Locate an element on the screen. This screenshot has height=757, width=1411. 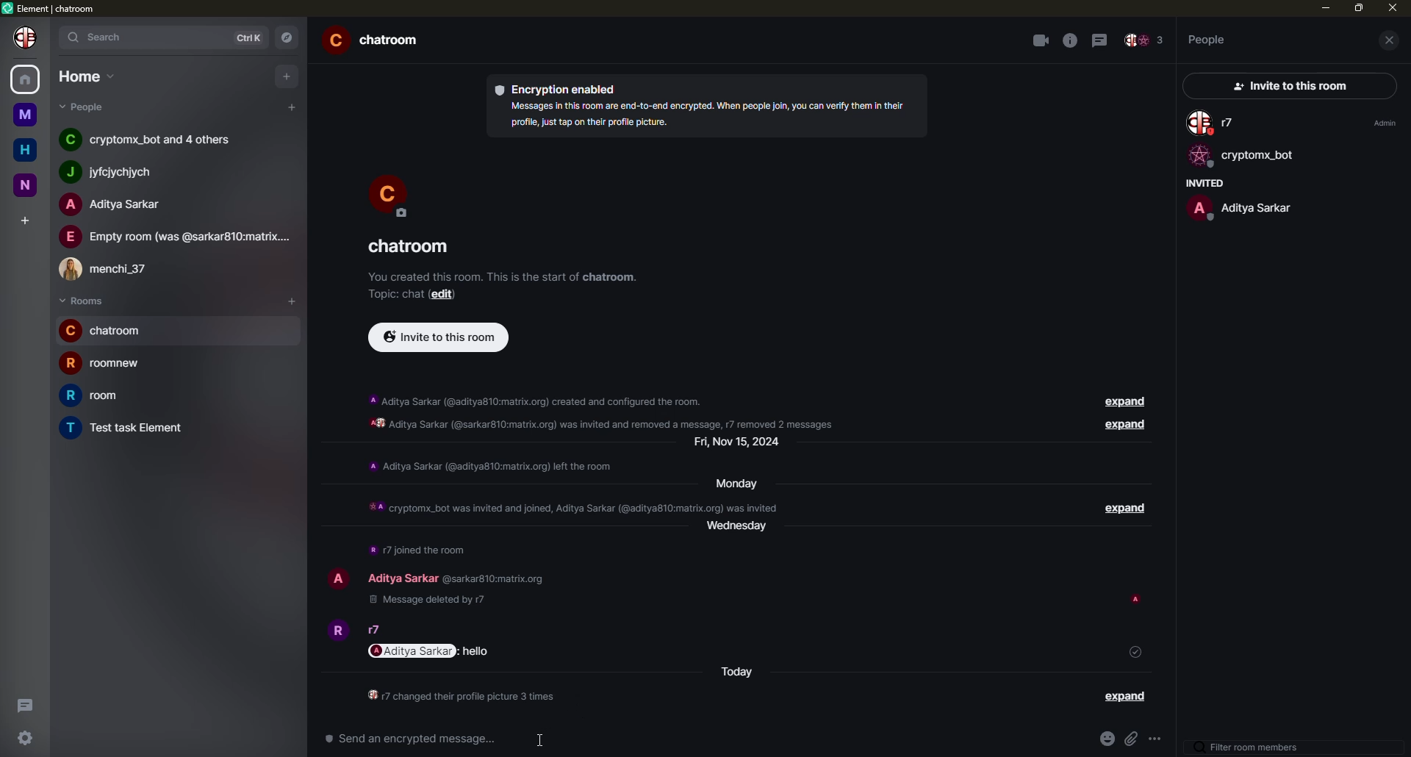
info is located at coordinates (491, 466).